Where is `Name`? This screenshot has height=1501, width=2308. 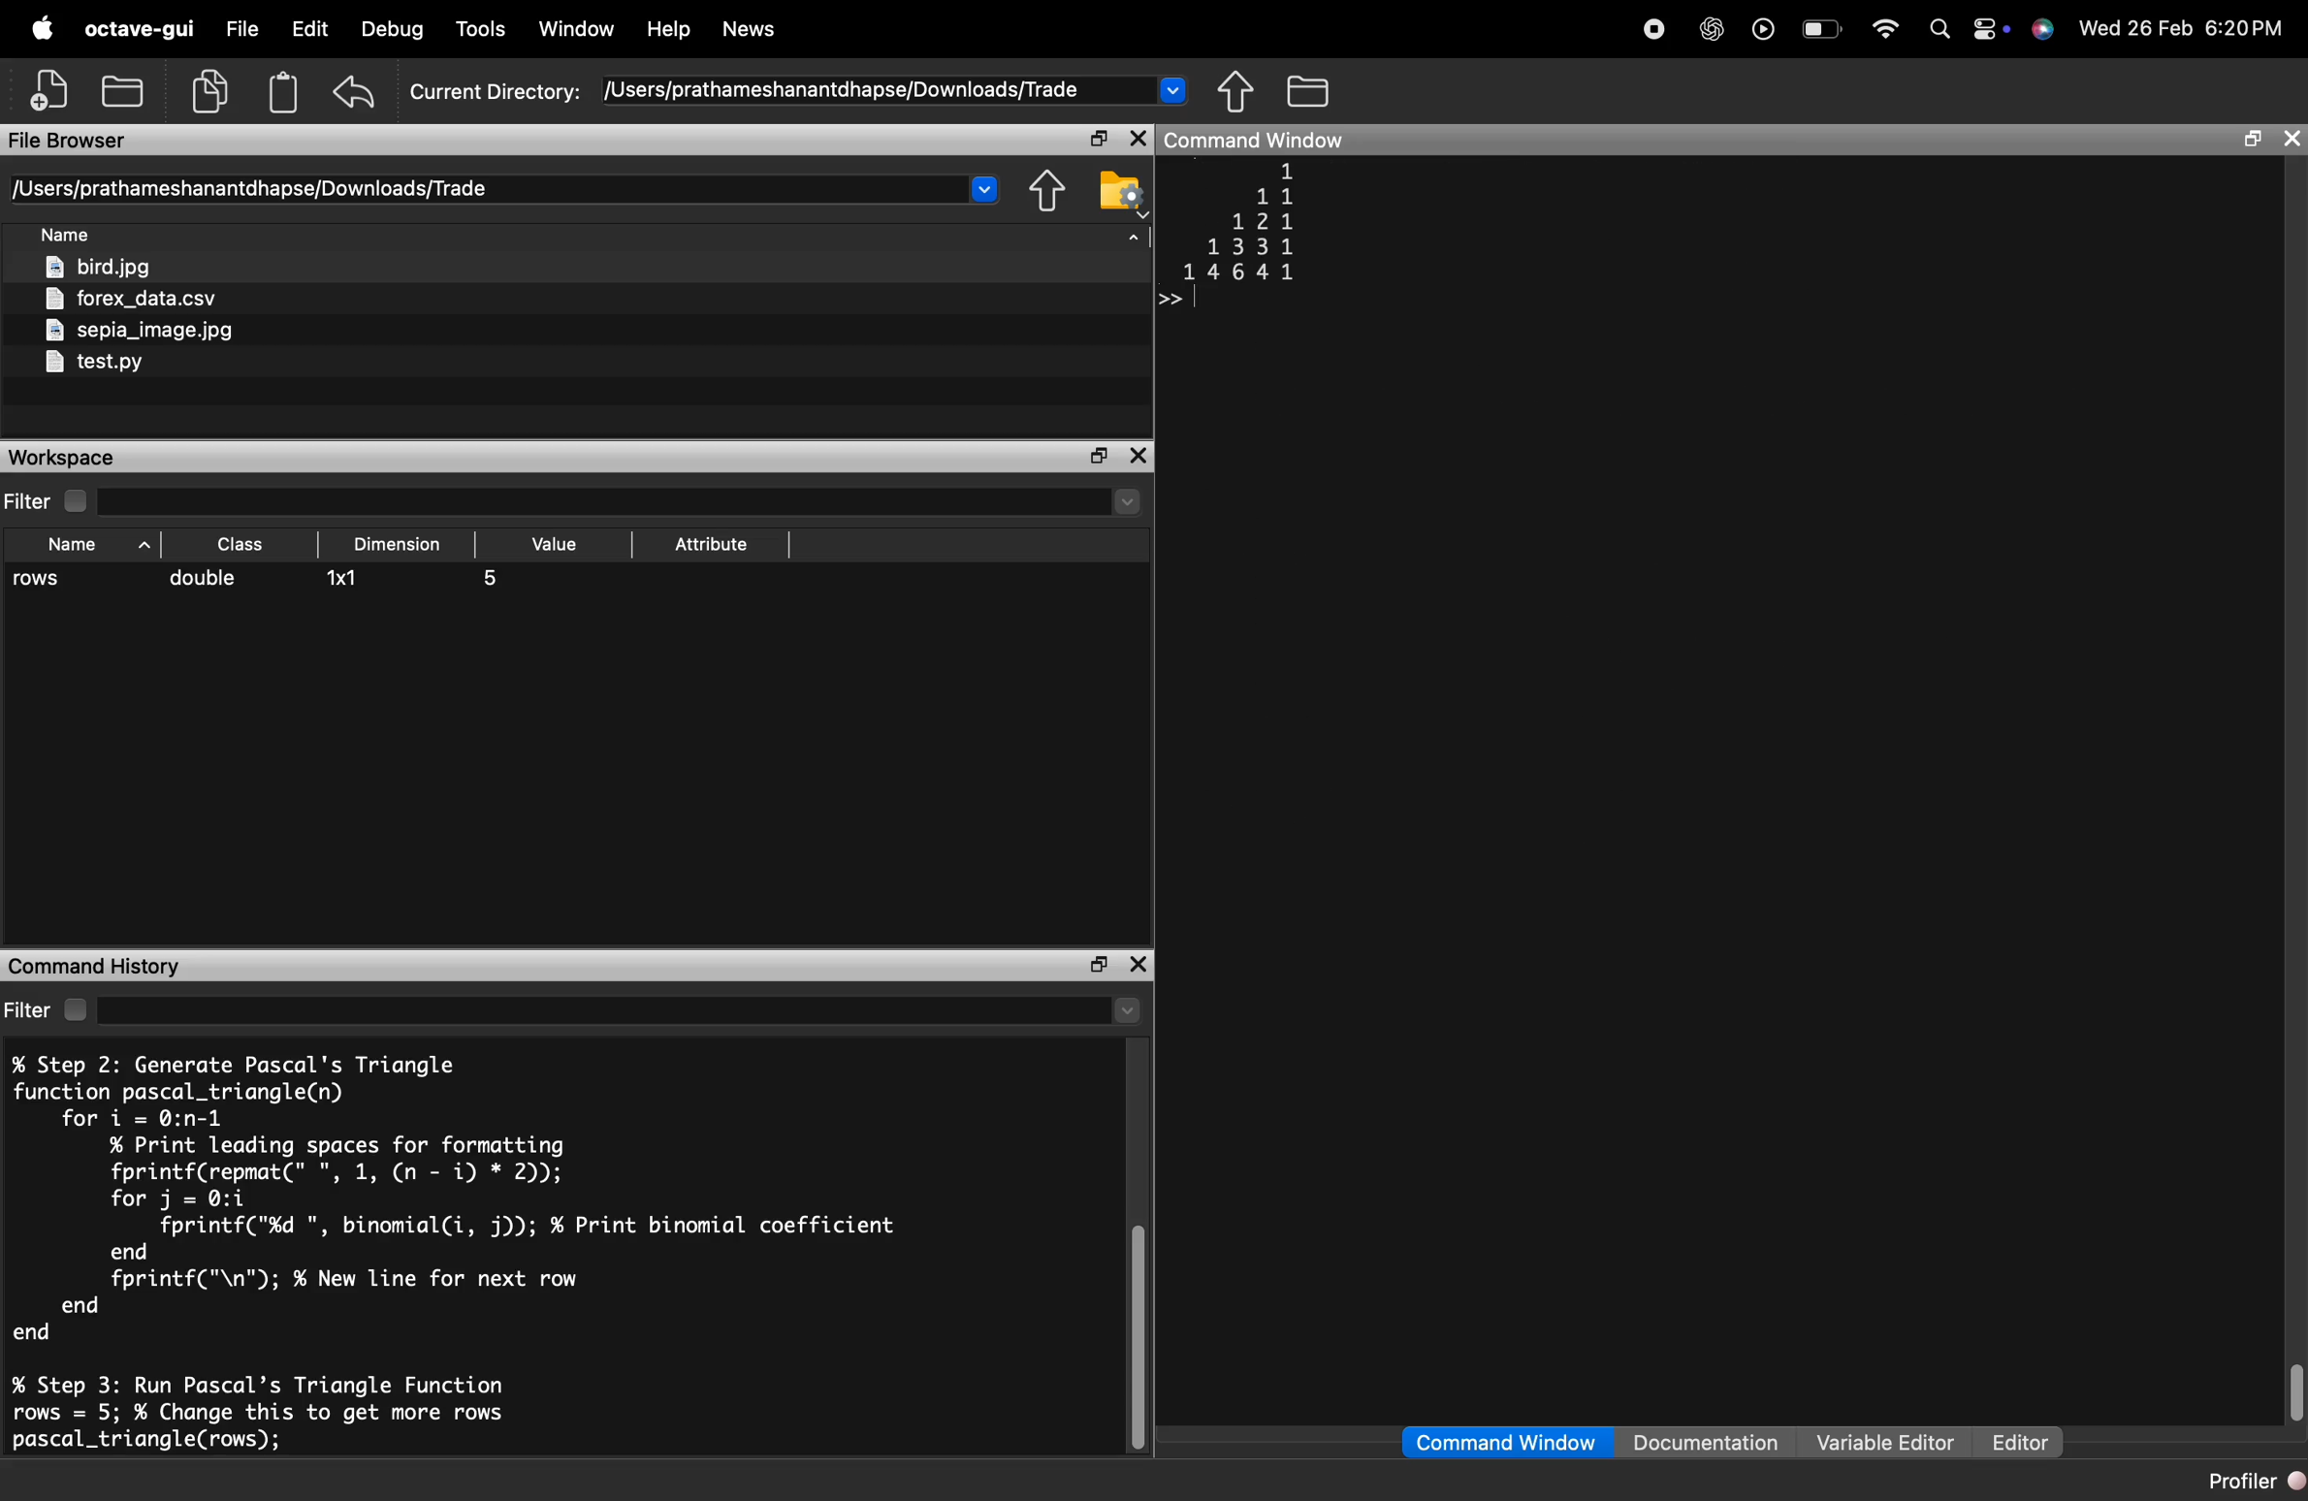
Name is located at coordinates (69, 236).